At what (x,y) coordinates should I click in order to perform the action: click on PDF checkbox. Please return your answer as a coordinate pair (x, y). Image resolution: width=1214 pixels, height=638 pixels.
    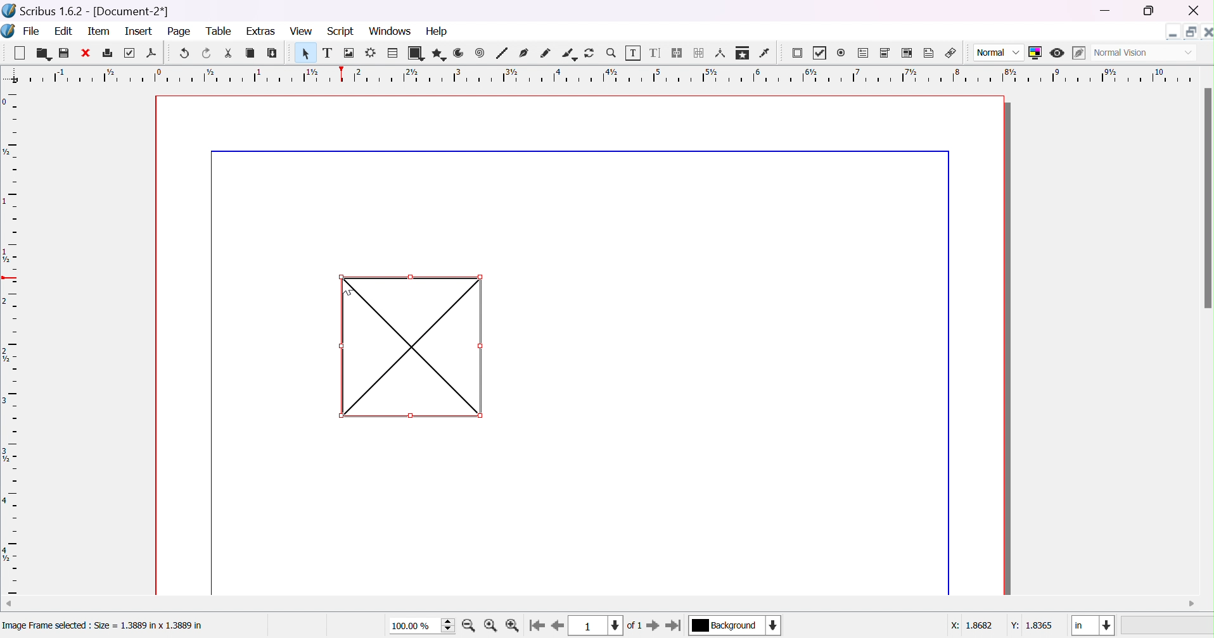
    Looking at the image, I should click on (823, 53).